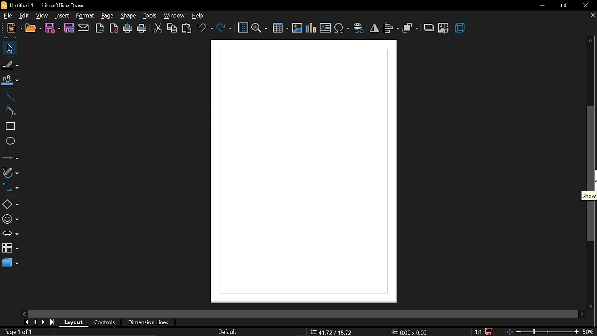  What do you see at coordinates (11, 48) in the screenshot?
I see `file` at bounding box center [11, 48].